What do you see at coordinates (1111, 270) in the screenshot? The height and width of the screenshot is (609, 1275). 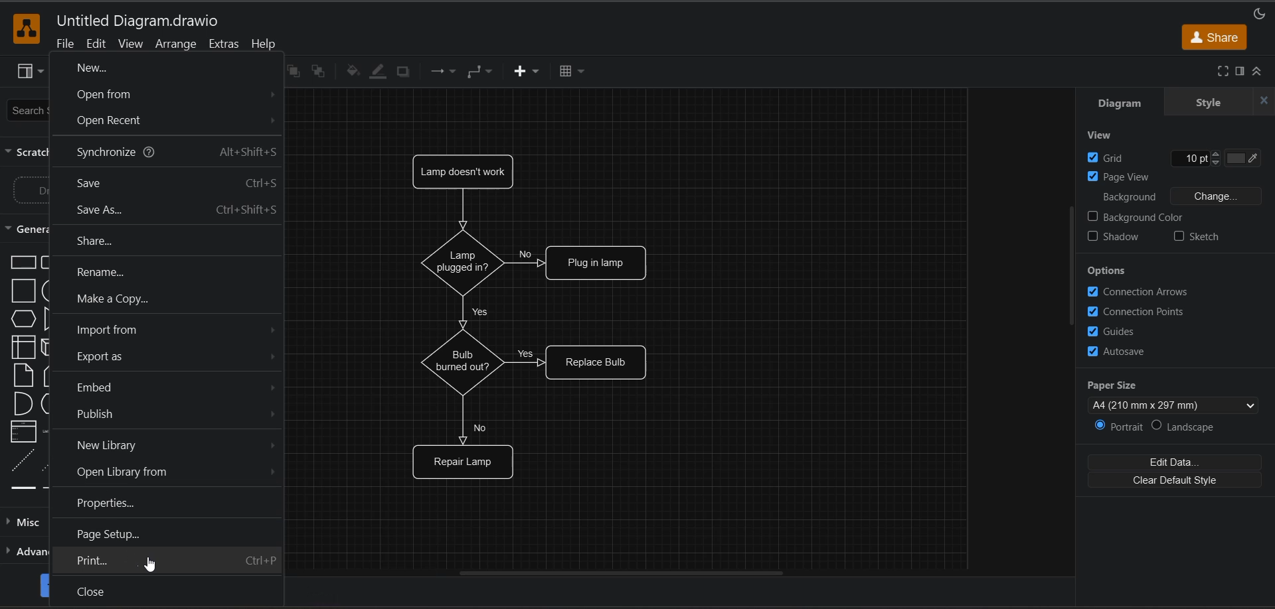 I see `options` at bounding box center [1111, 270].